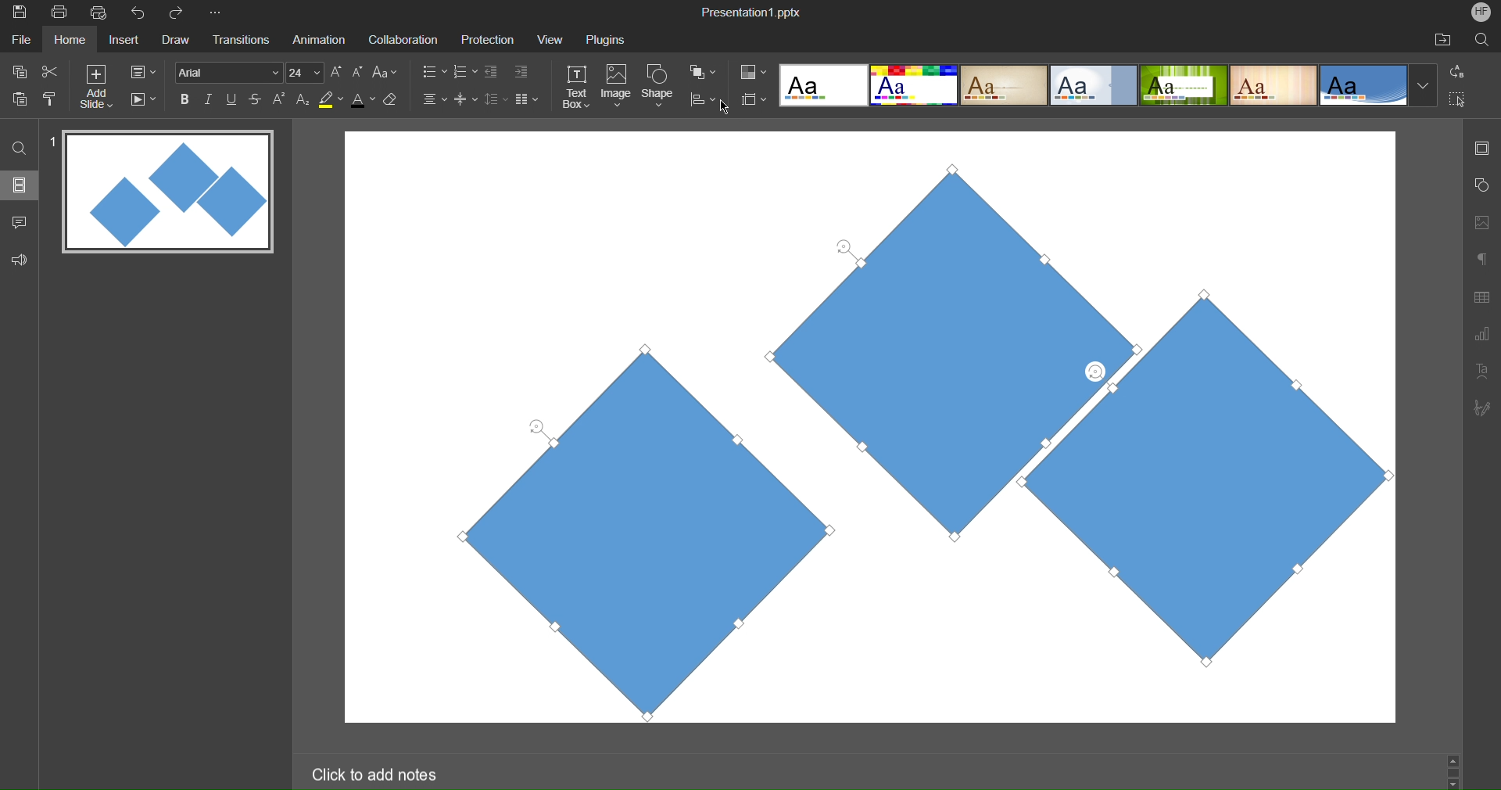  Describe the element at coordinates (20, 147) in the screenshot. I see `search` at that location.